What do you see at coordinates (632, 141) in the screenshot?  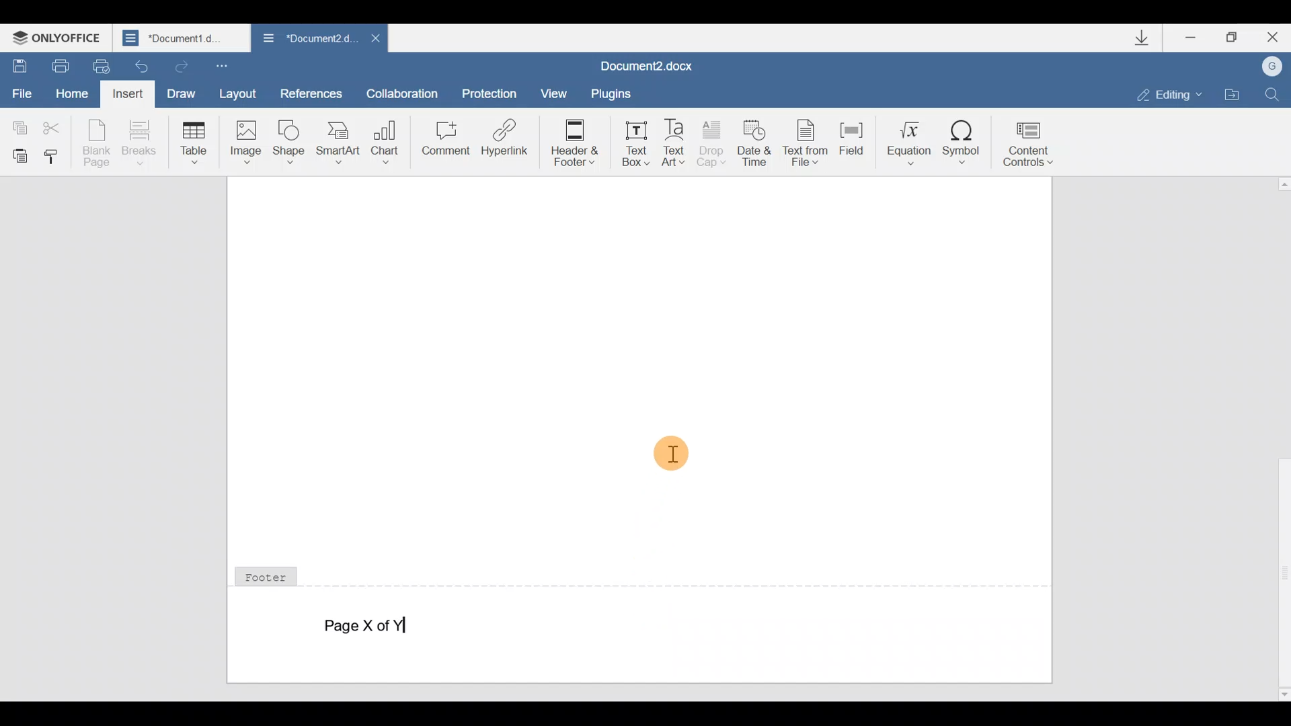 I see `Text box` at bounding box center [632, 141].